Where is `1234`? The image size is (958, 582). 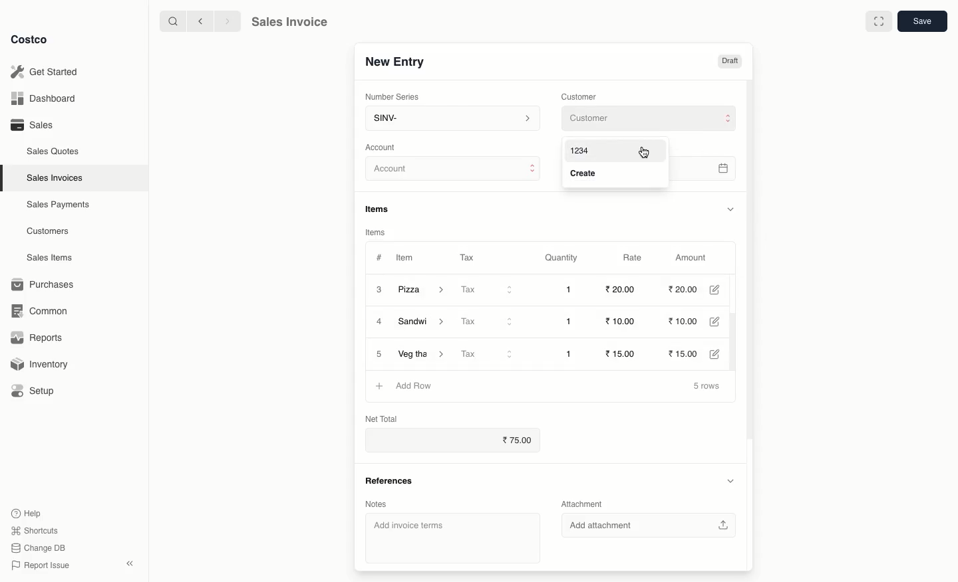 1234 is located at coordinates (579, 149).